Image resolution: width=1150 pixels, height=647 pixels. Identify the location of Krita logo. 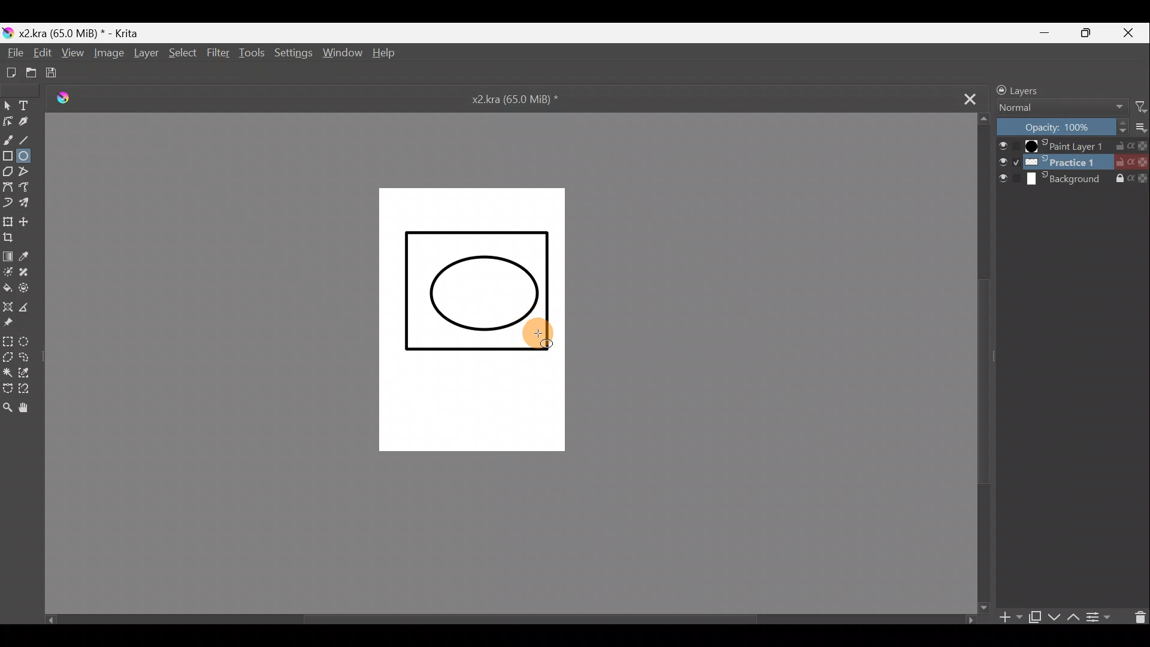
(7, 32).